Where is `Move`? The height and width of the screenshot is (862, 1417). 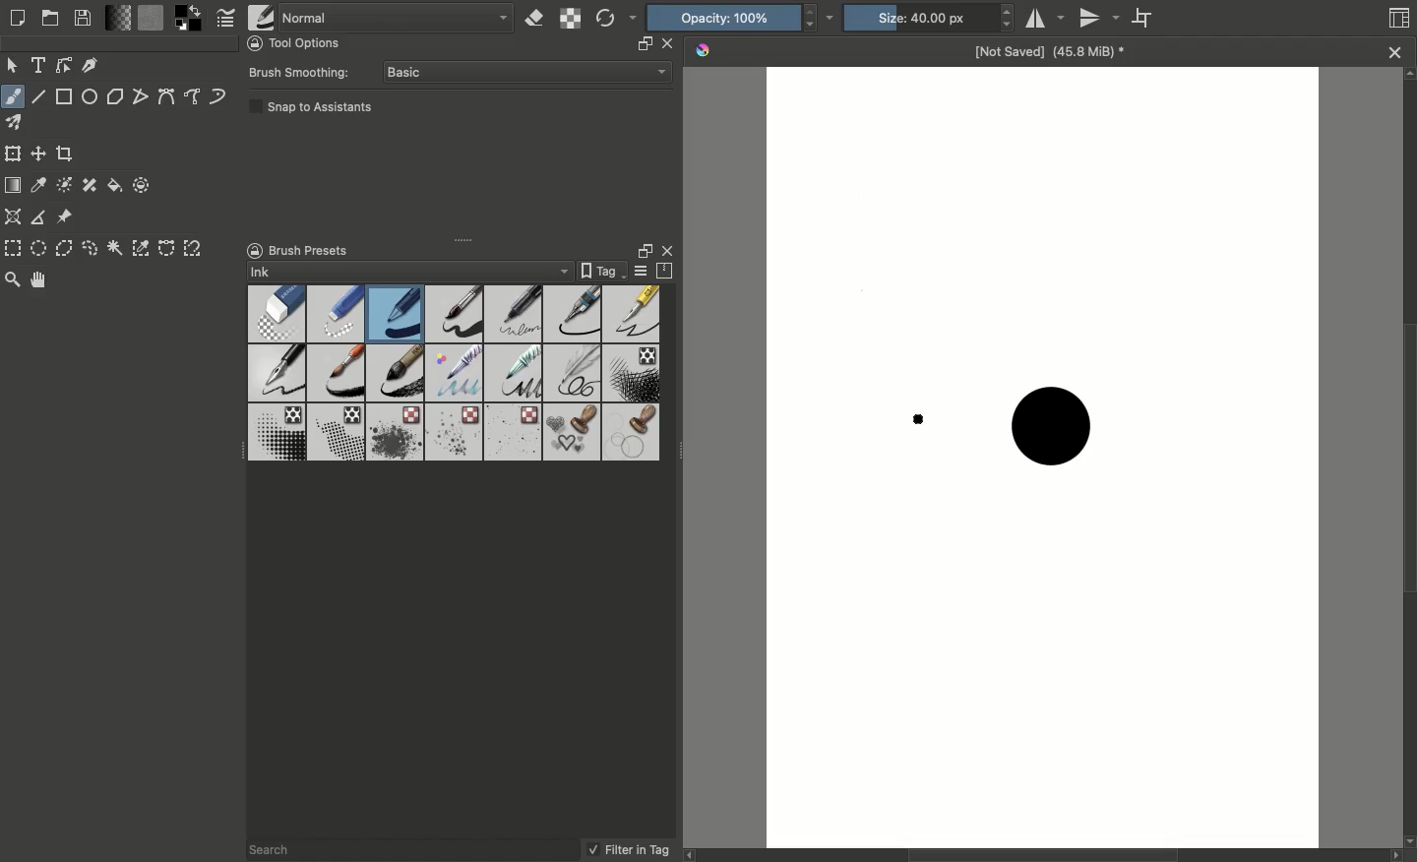 Move is located at coordinates (13, 64).